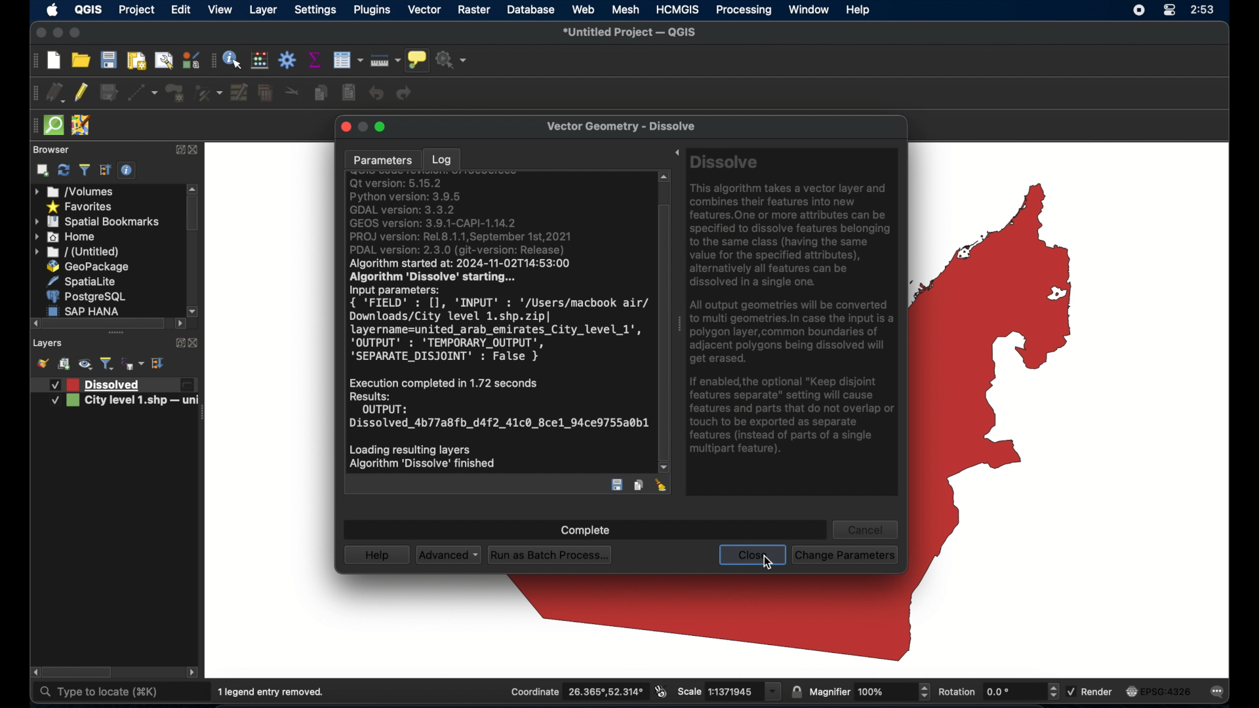 The image size is (1259, 708). Describe the element at coordinates (685, 621) in the screenshot. I see `obscured map` at that location.